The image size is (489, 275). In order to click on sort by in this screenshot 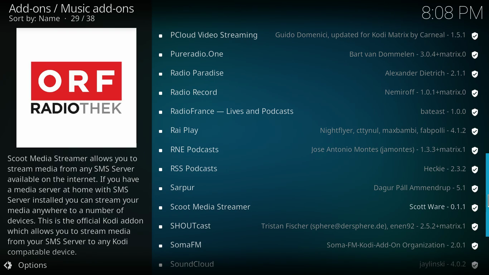, I will do `click(55, 19)`.